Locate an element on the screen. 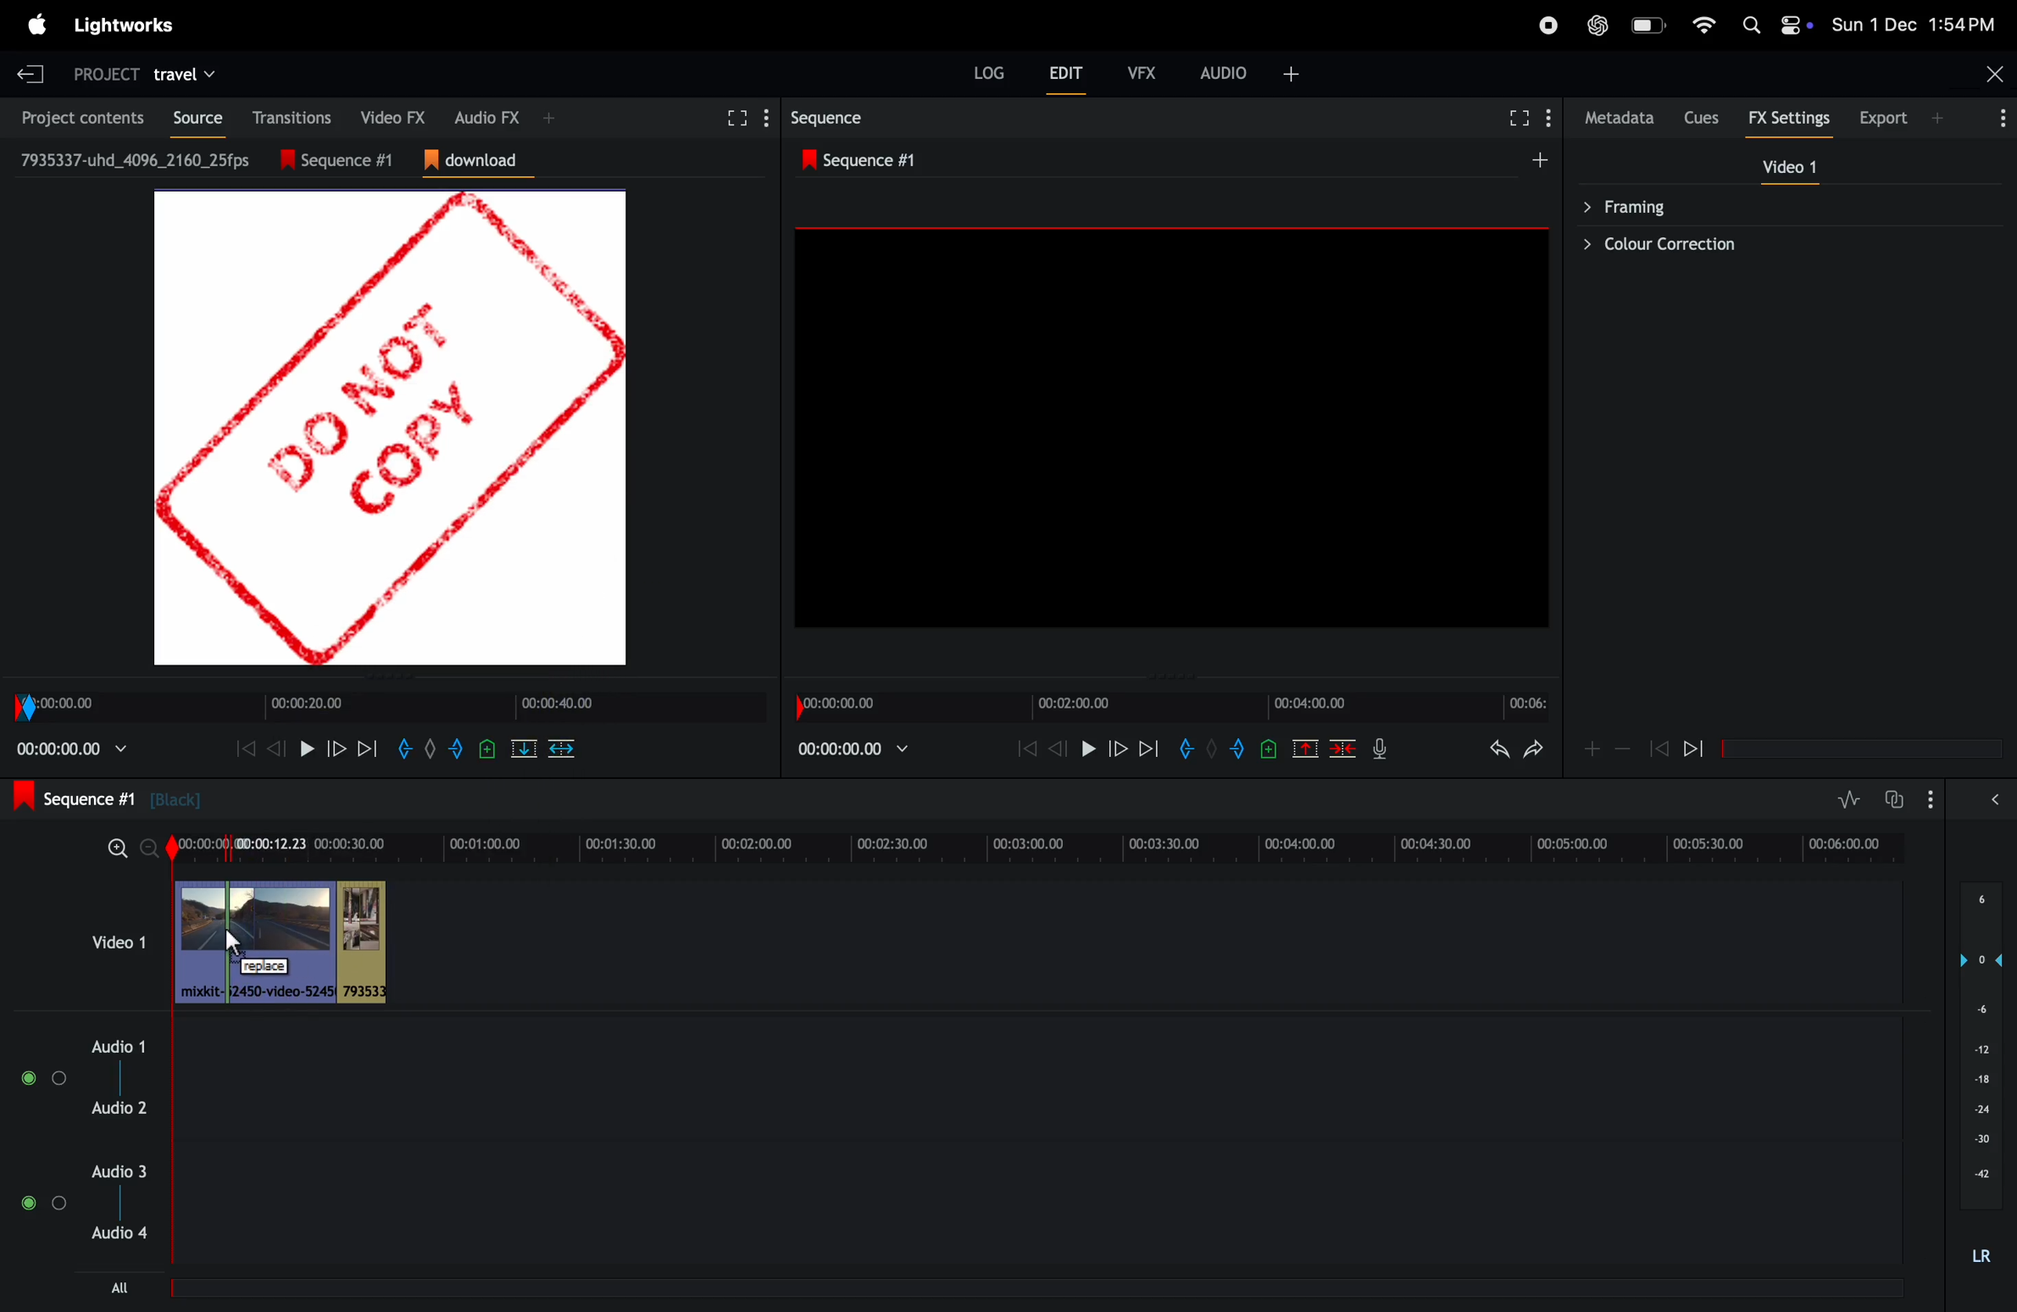 This screenshot has width=2017, height=1312. battery is located at coordinates (1651, 25).